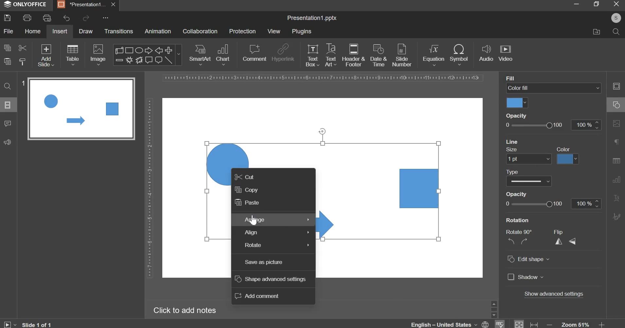 Image resolution: width=625 pixels, height=328 pixels. I want to click on opacity, so click(525, 194).